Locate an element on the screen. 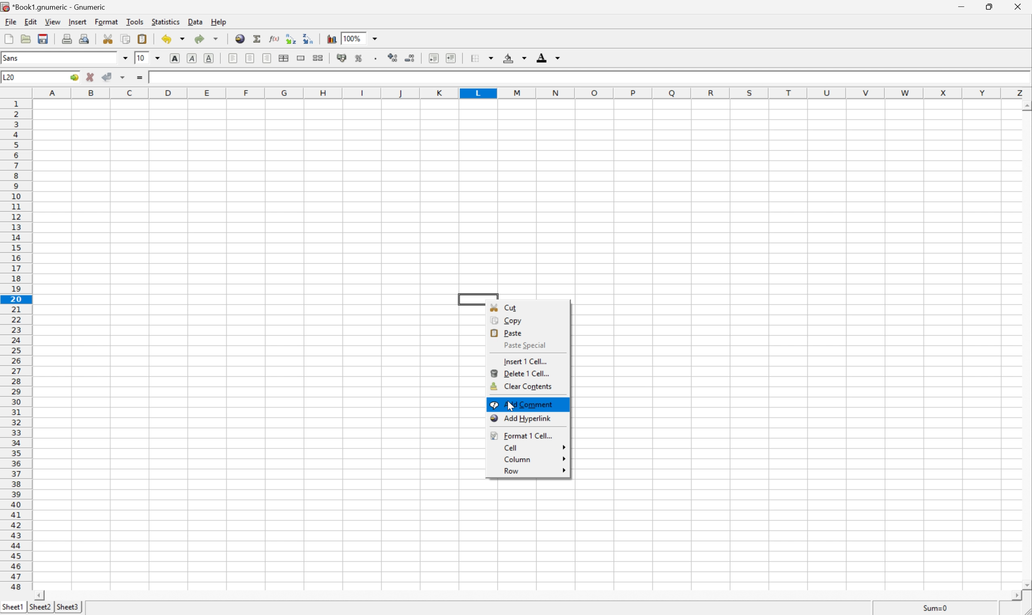  Split the ranges of merged cells is located at coordinates (319, 57).